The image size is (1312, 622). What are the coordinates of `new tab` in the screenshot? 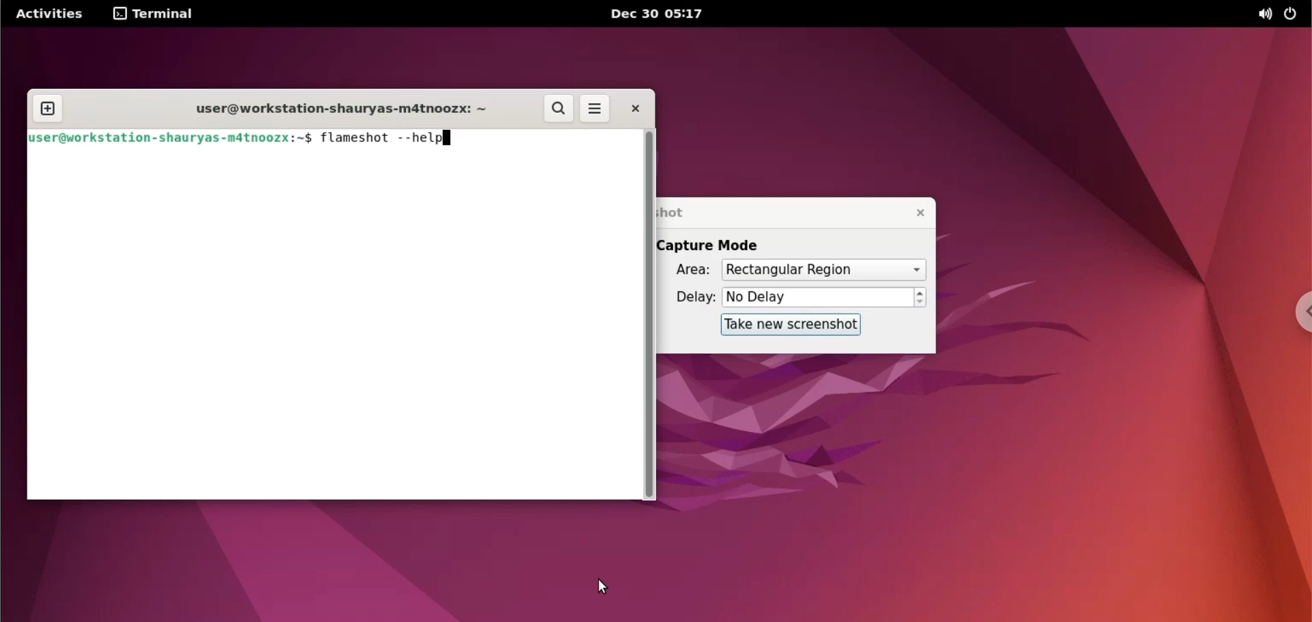 It's located at (46, 108).